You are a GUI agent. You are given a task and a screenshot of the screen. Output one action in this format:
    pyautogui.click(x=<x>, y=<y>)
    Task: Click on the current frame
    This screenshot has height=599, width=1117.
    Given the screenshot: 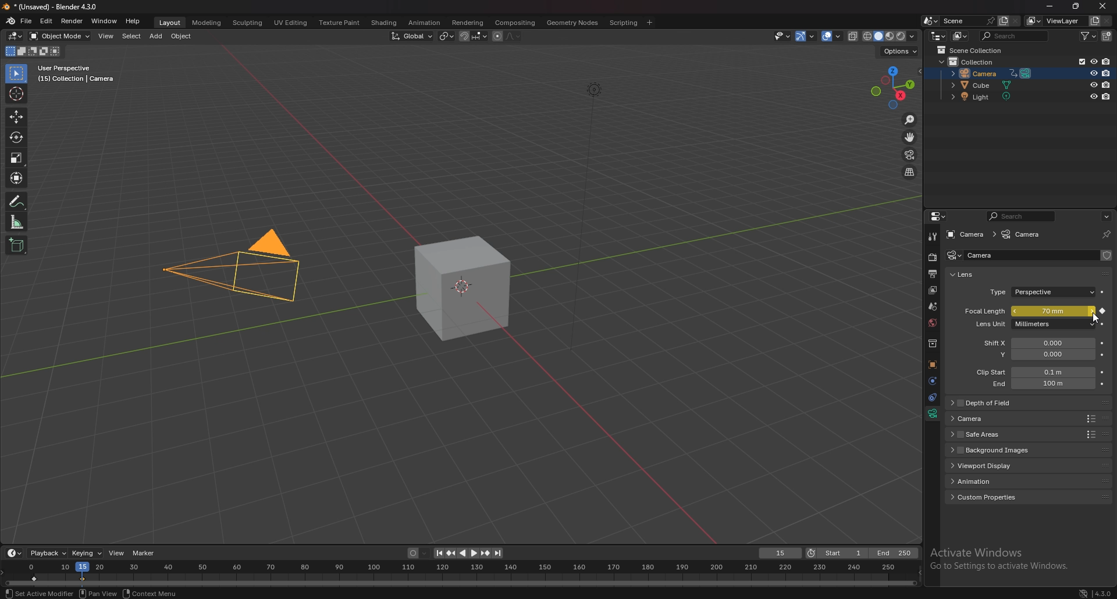 What is the action you would take?
    pyautogui.click(x=780, y=554)
    